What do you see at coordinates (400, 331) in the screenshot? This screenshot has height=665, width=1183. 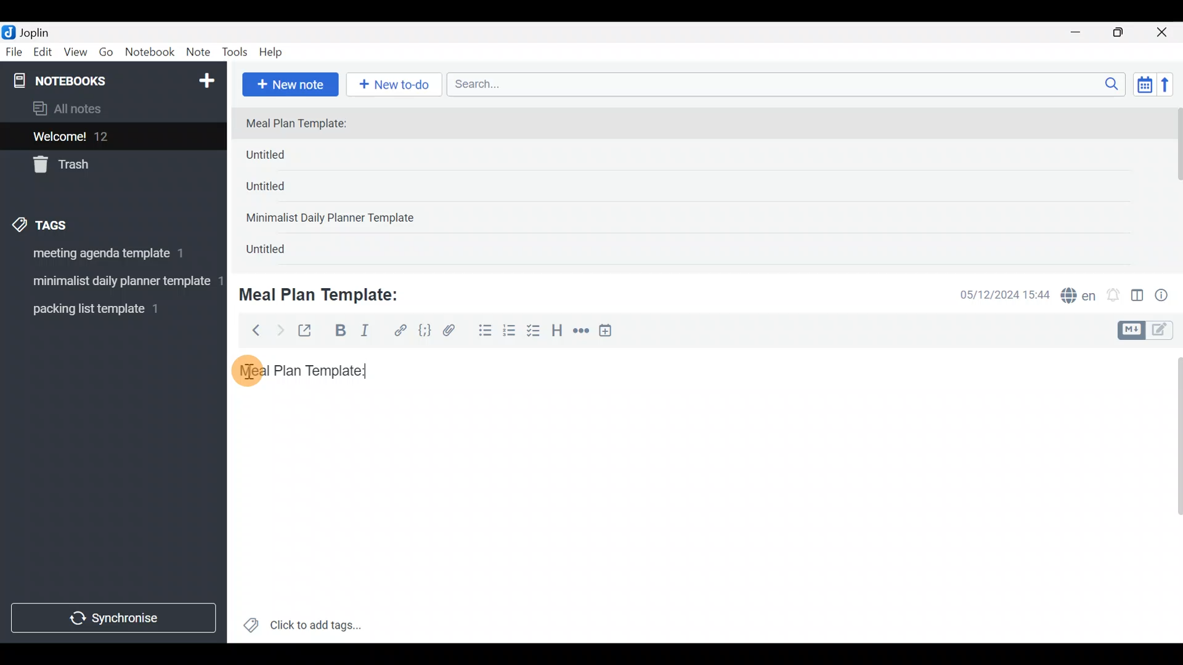 I see `Hyperlink` at bounding box center [400, 331].